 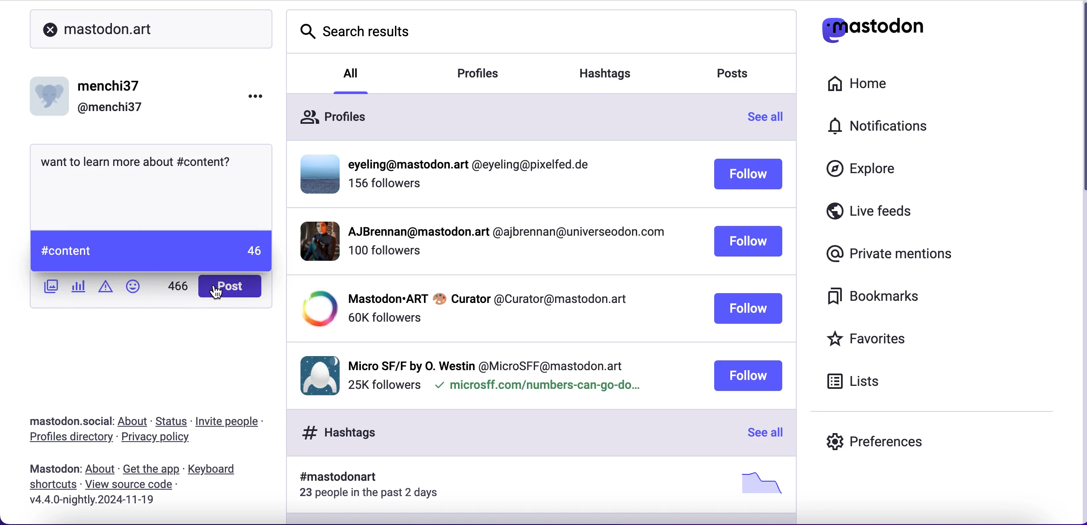 What do you see at coordinates (110, 86) in the screenshot?
I see `menchi37` at bounding box center [110, 86].